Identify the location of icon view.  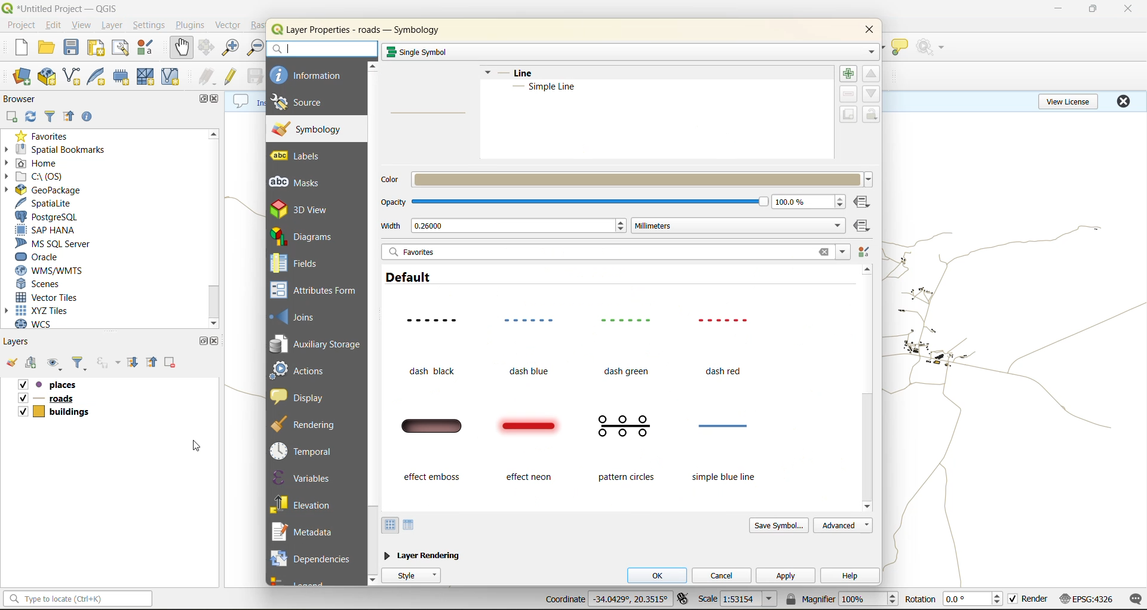
(390, 526).